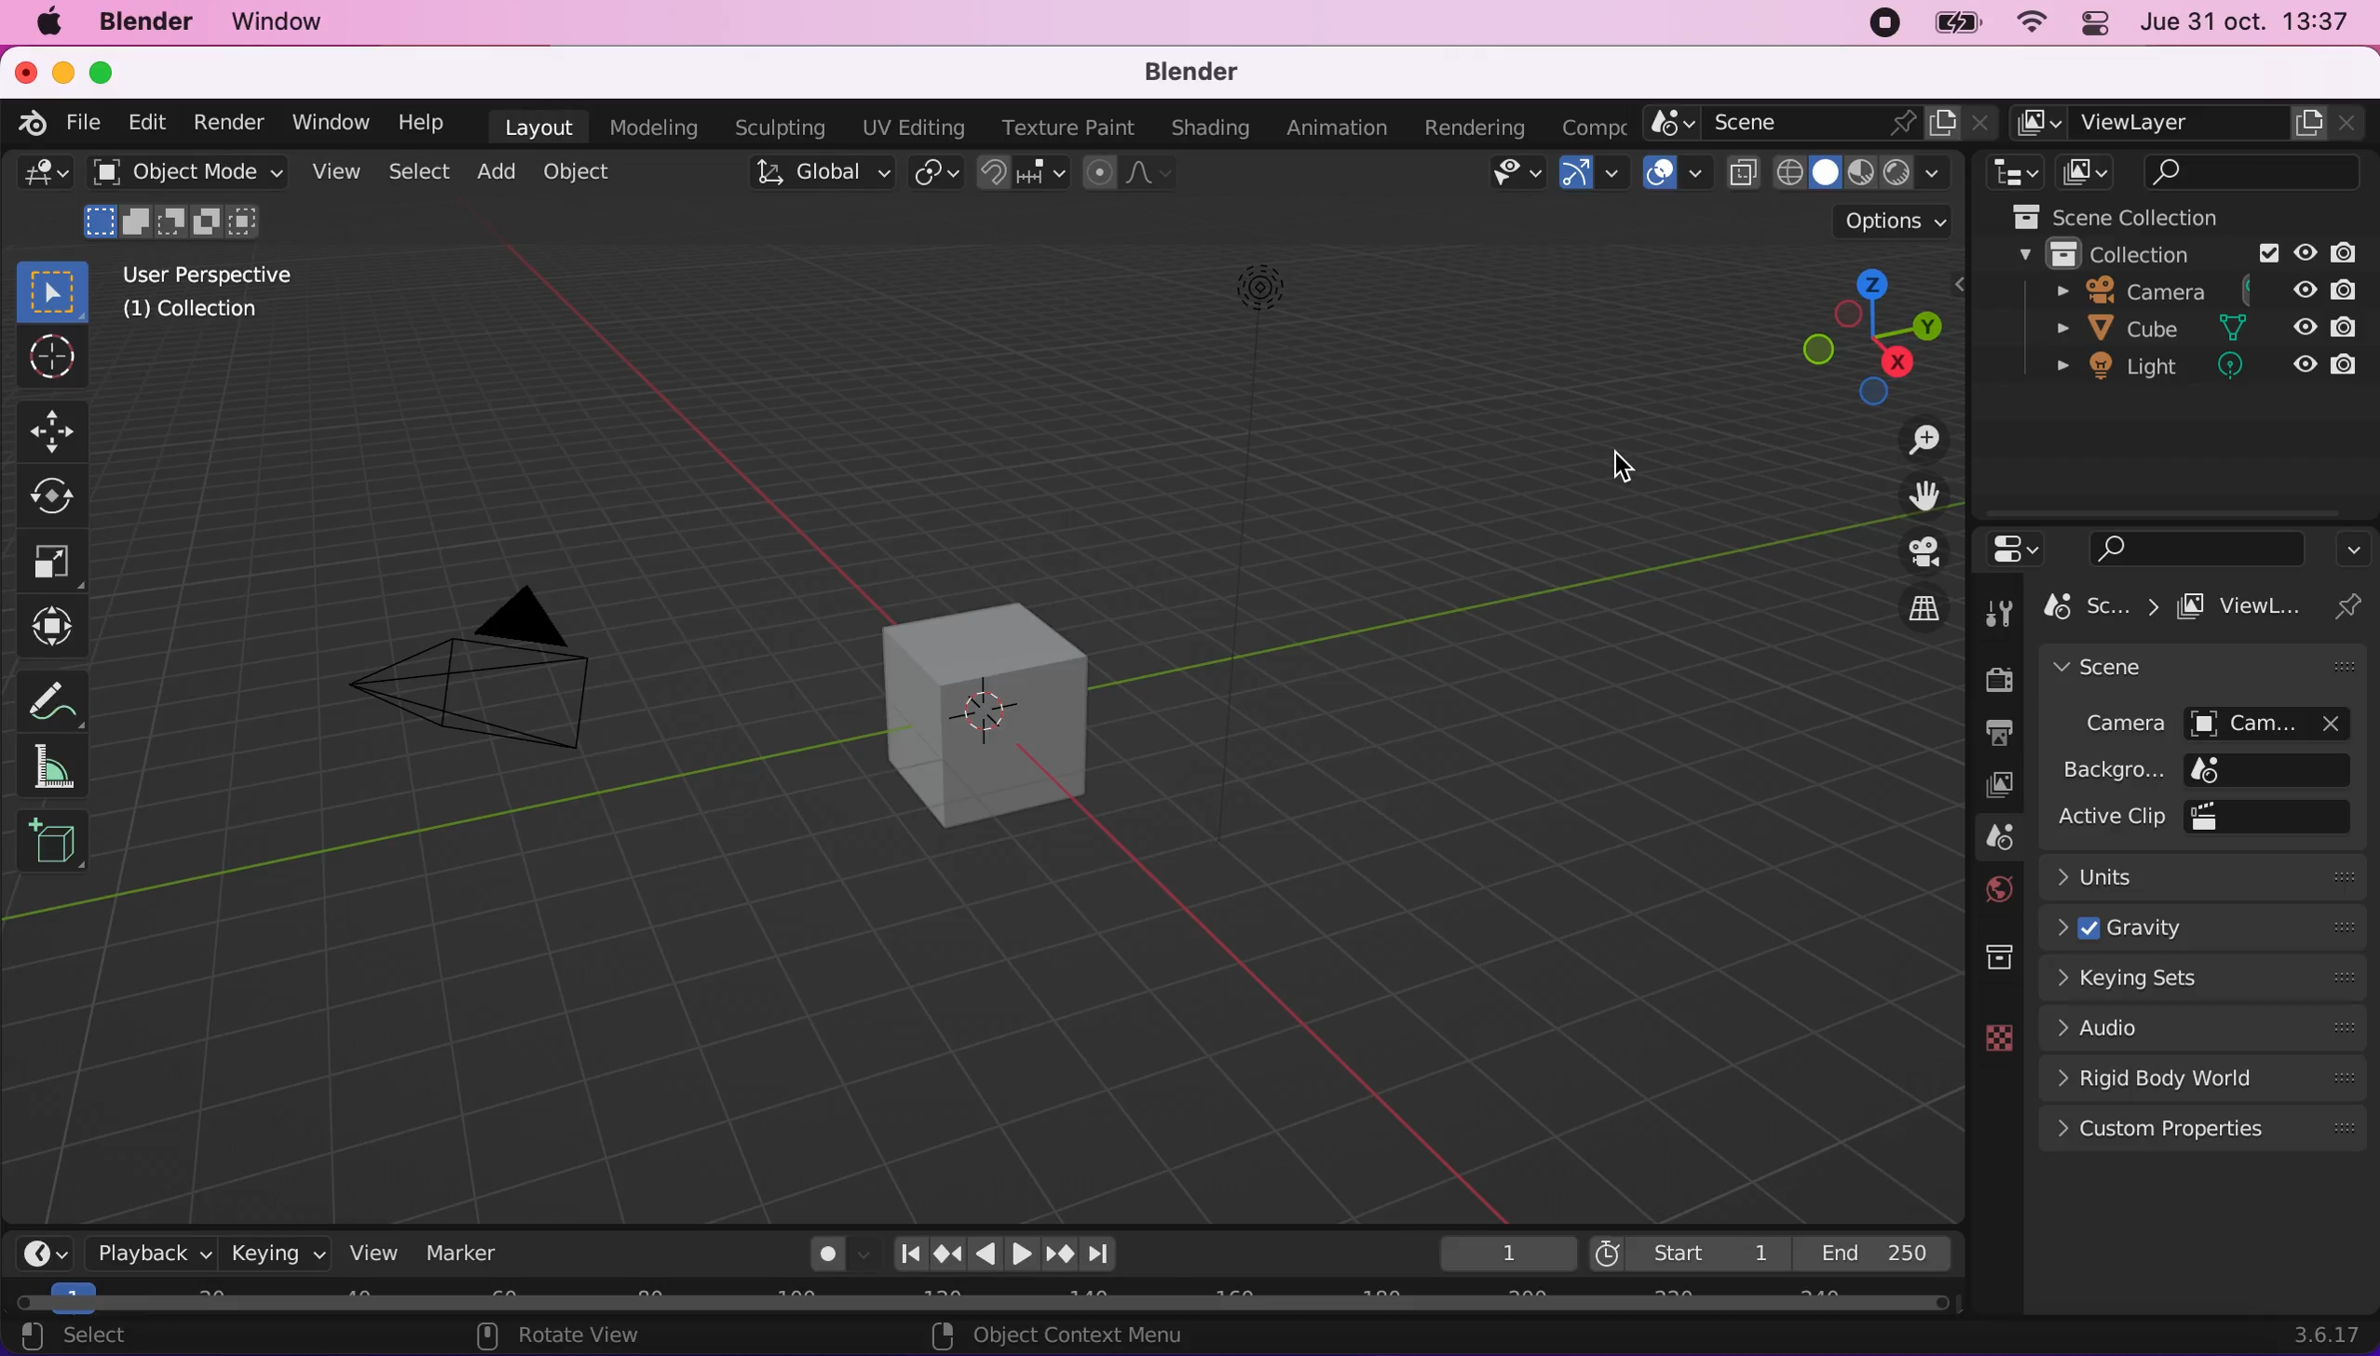  Describe the element at coordinates (58, 293) in the screenshot. I see `select box` at that location.